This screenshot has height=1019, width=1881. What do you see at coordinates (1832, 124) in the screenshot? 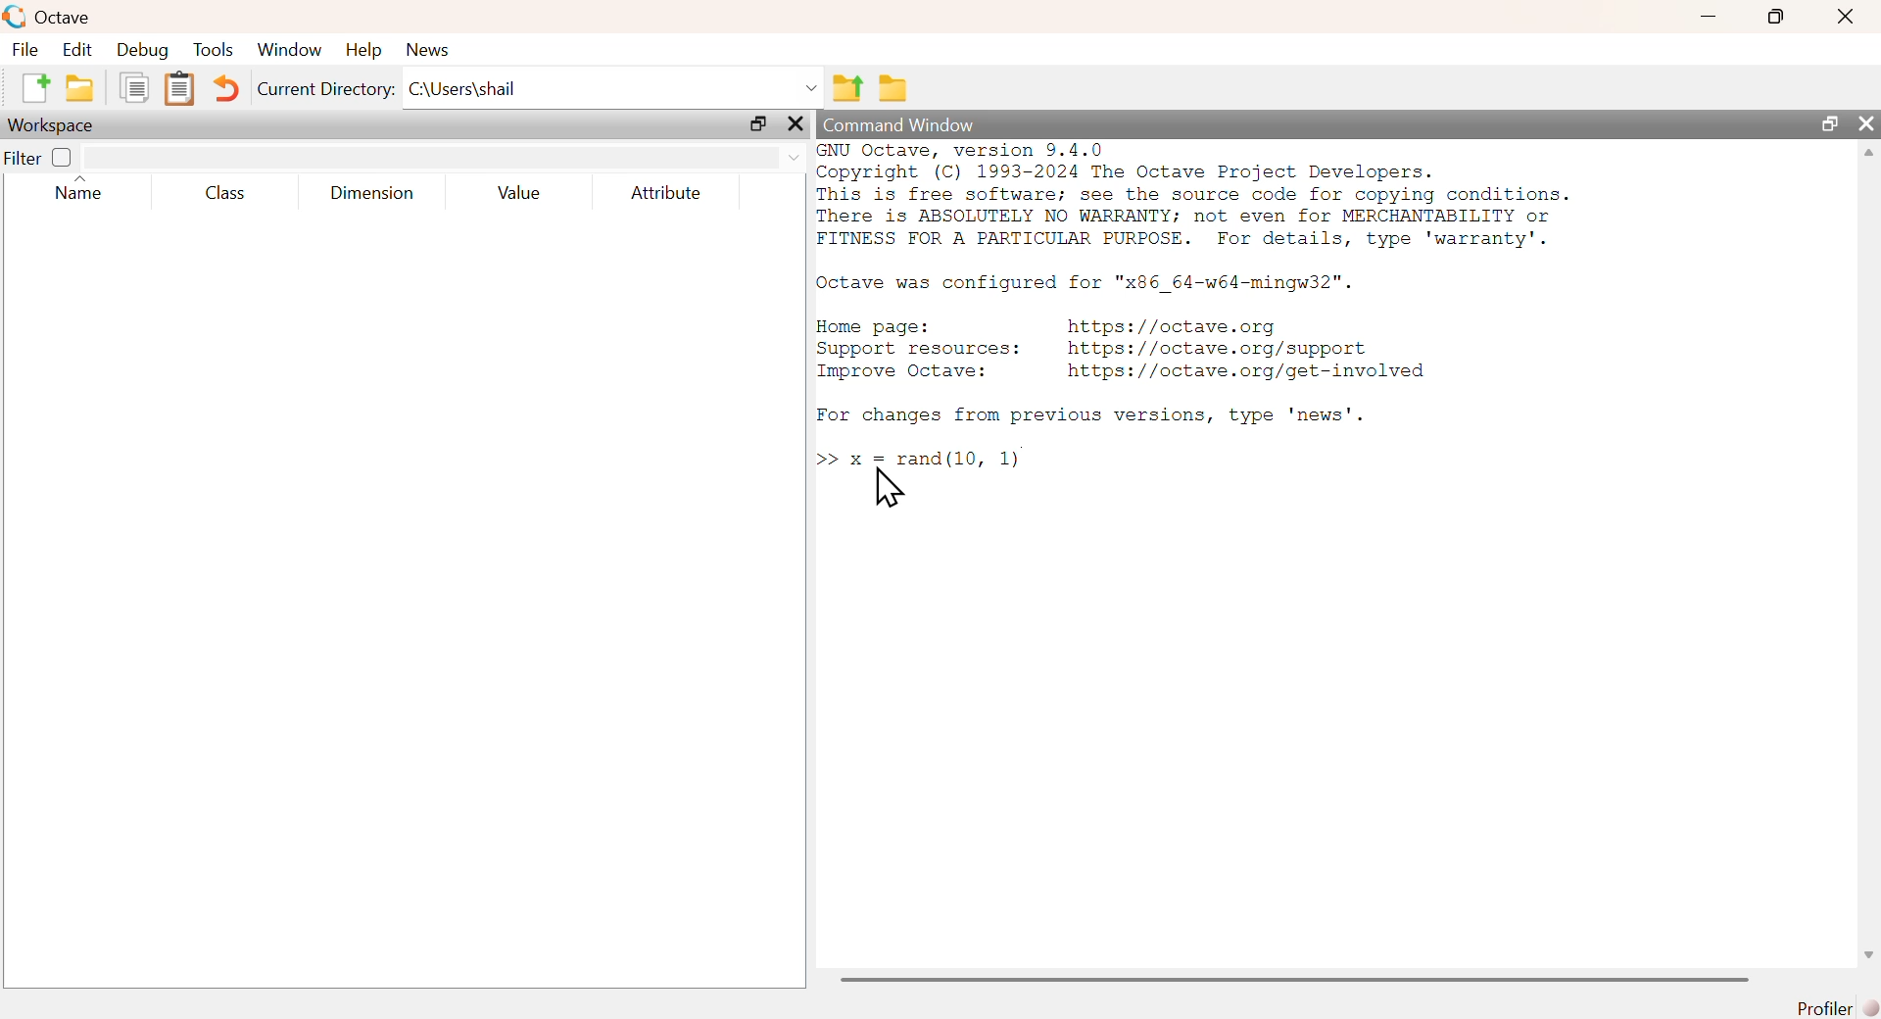
I see `maximize` at bounding box center [1832, 124].